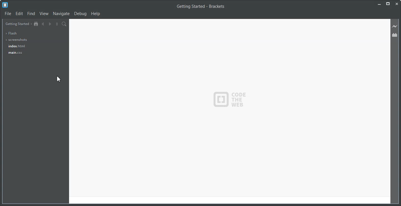 The width and height of the screenshot is (401, 206). I want to click on Extension Manager, so click(395, 35).